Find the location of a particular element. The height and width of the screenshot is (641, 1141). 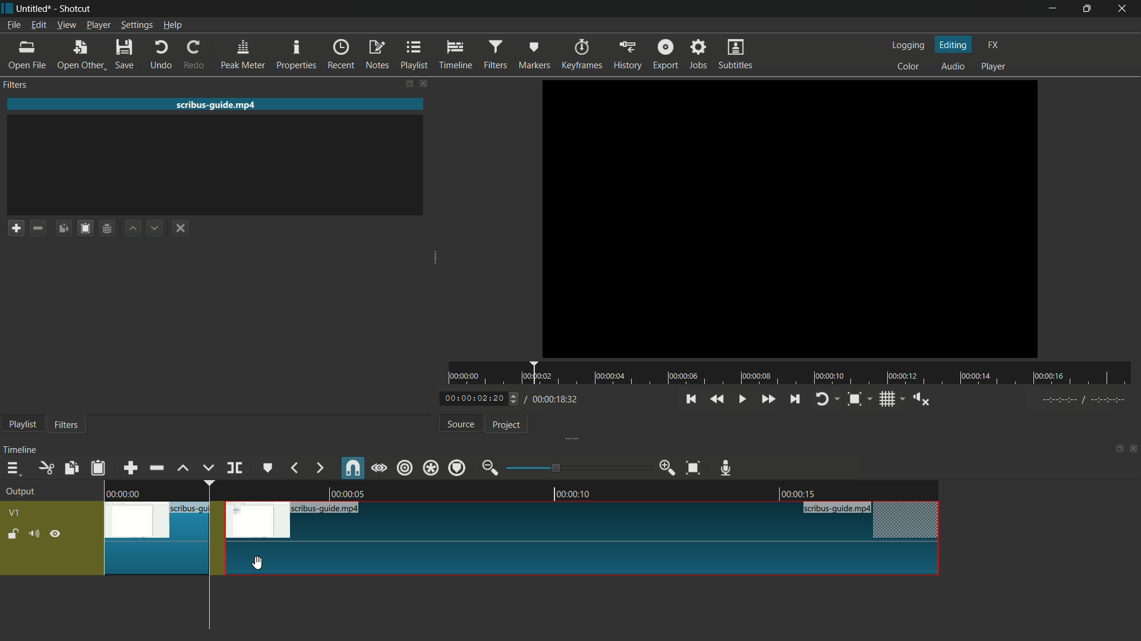

imported file is located at coordinates (790, 218).